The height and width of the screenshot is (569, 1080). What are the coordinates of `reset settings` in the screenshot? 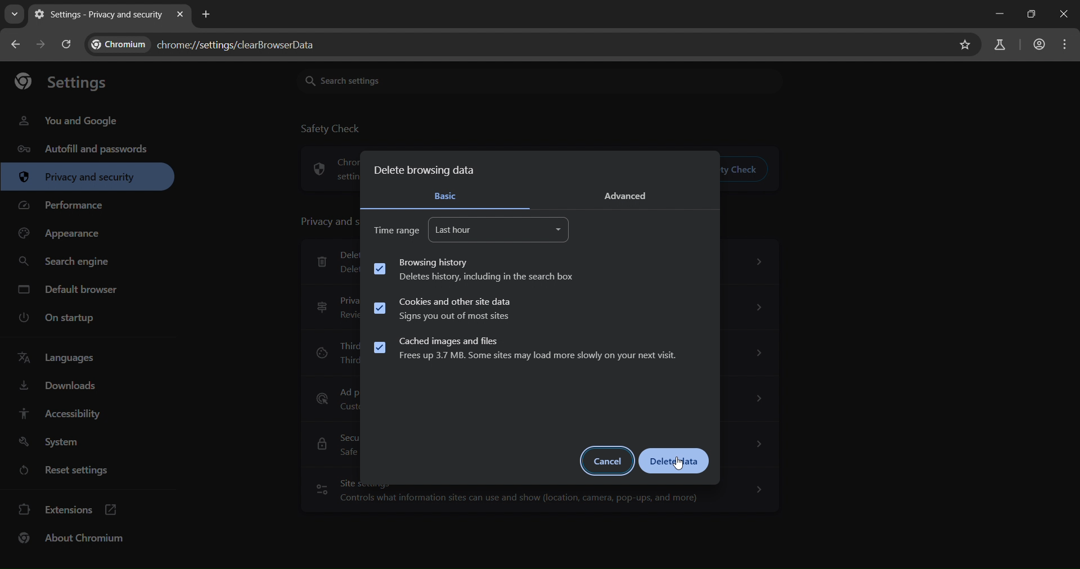 It's located at (82, 471).